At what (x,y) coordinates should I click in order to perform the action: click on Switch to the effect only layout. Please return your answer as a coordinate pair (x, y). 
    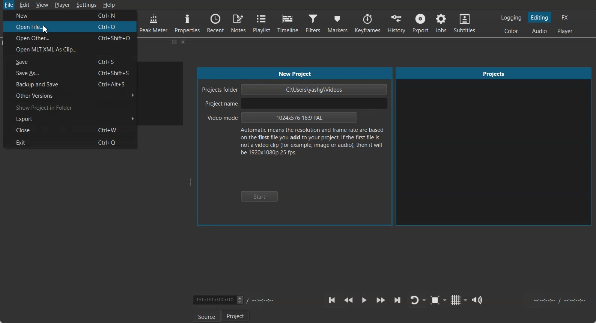
    Looking at the image, I should click on (566, 17).